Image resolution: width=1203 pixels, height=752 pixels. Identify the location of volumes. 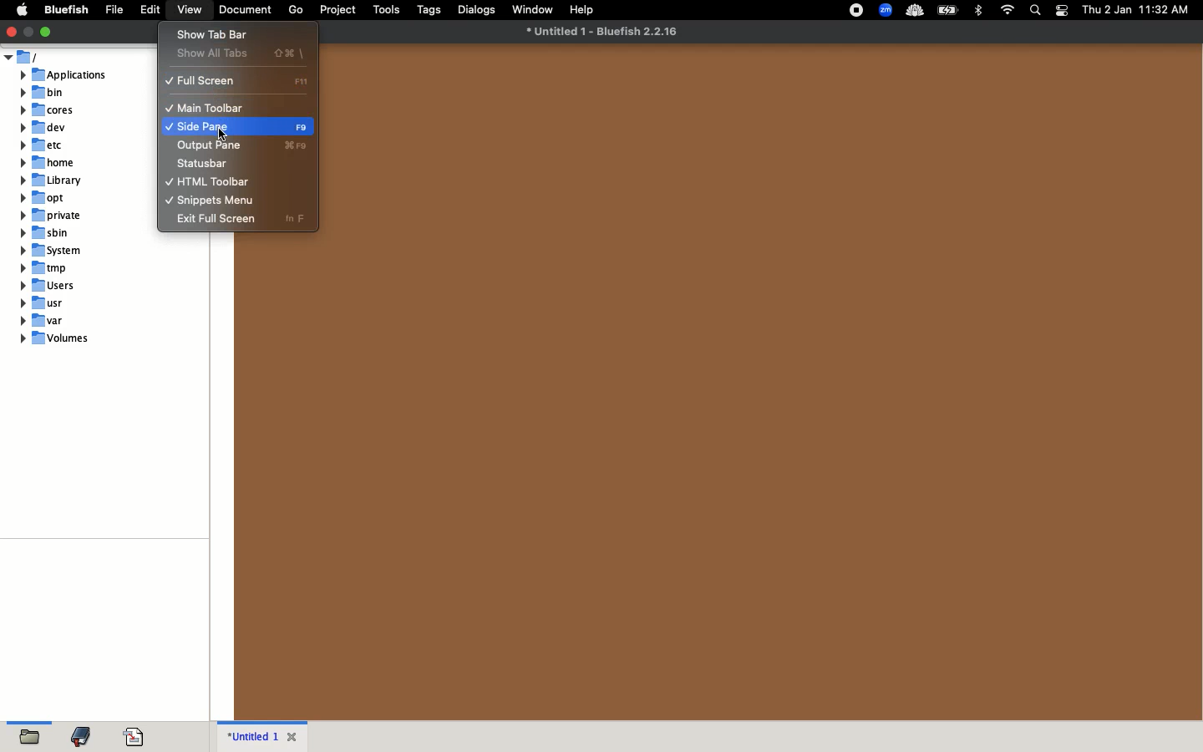
(58, 339).